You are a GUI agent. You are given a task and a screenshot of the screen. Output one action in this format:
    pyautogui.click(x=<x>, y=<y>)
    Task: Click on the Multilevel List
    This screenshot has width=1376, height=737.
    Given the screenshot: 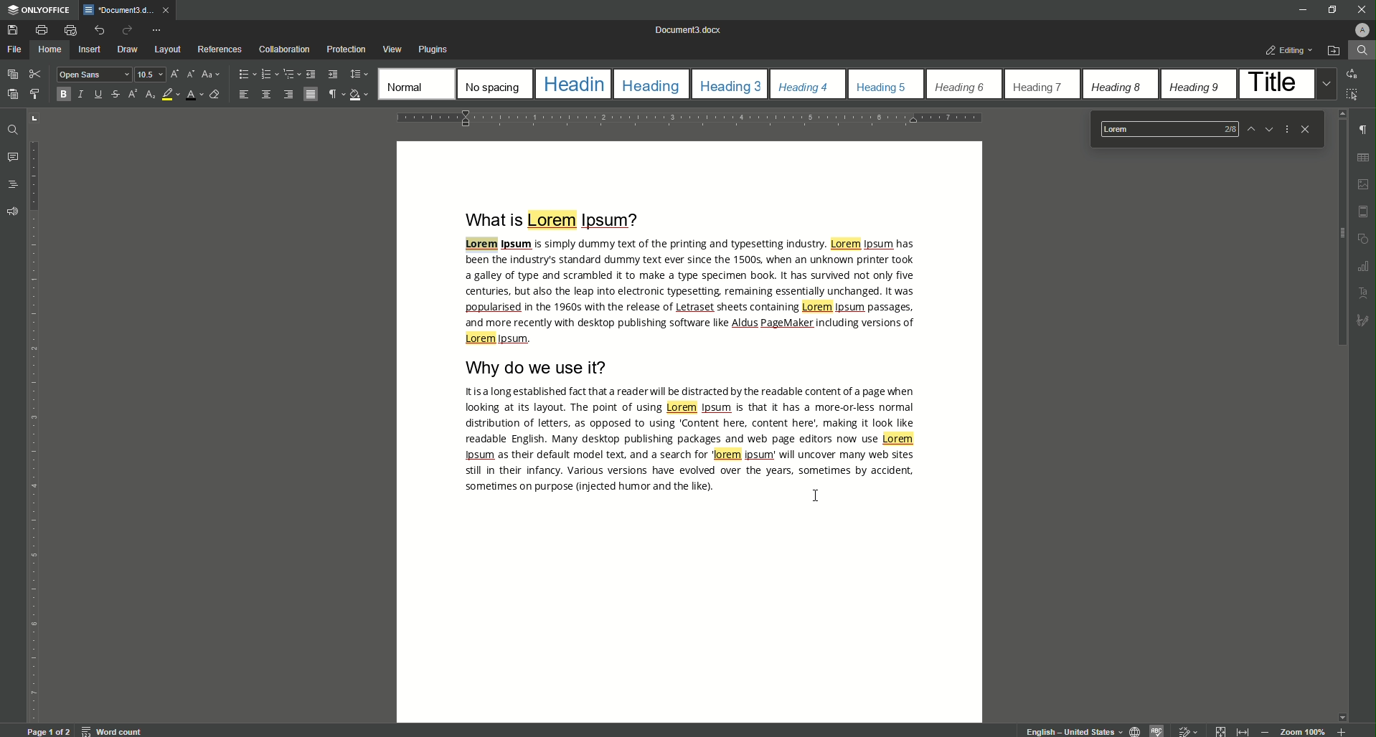 What is the action you would take?
    pyautogui.click(x=288, y=74)
    